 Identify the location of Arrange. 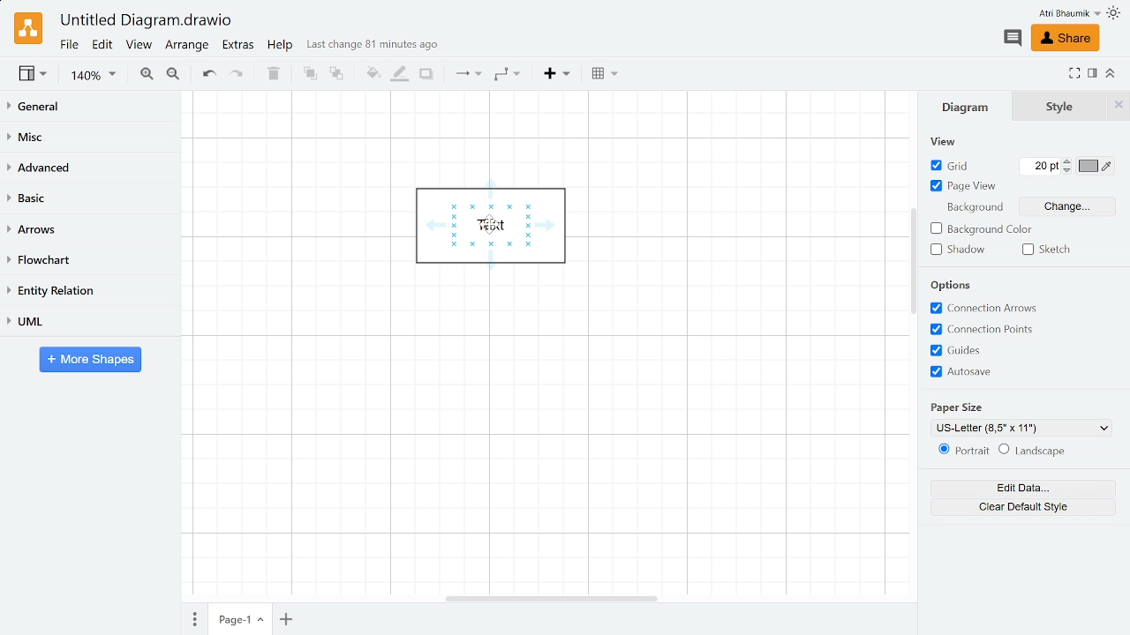
(188, 47).